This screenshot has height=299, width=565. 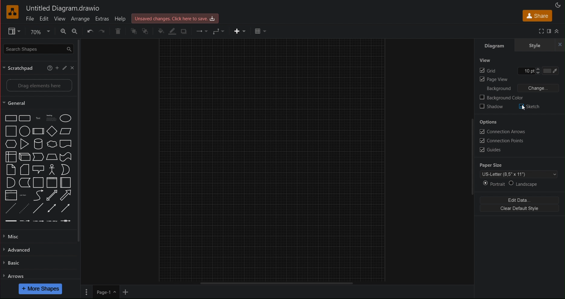 I want to click on square, so click(x=11, y=131).